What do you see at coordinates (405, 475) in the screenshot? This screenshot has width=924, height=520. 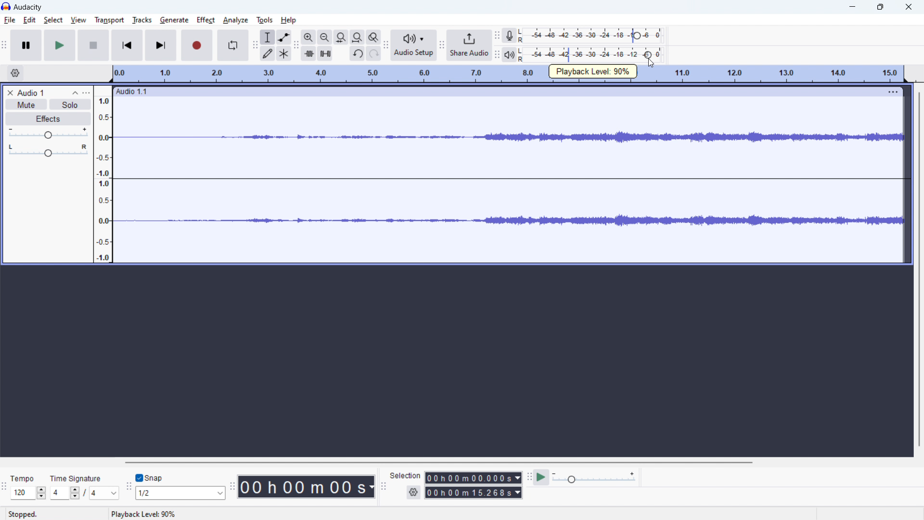 I see `selection` at bounding box center [405, 475].